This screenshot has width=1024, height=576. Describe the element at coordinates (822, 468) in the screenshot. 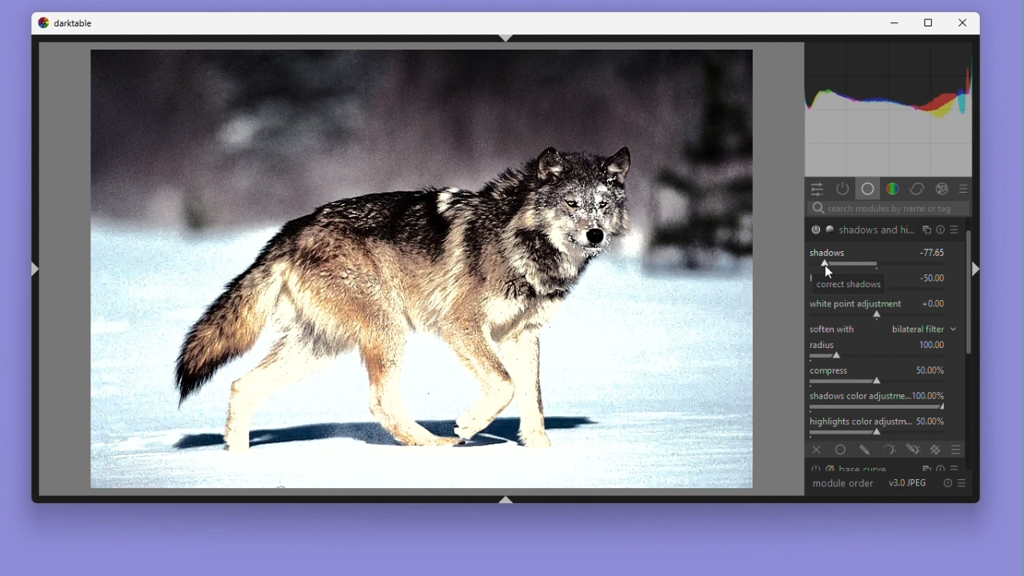

I see `'base curve' is switched on` at that location.